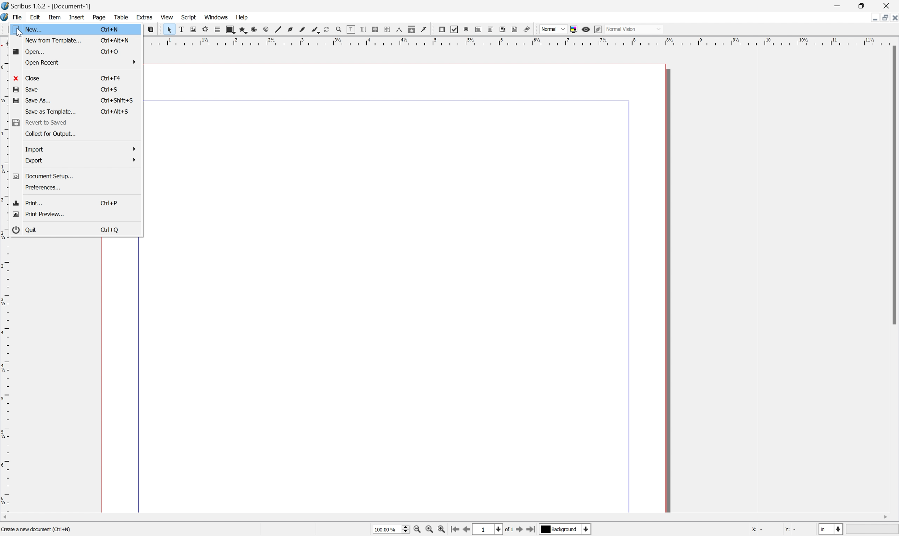 This screenshot has width=899, height=536. What do you see at coordinates (491, 29) in the screenshot?
I see `pdf combo box` at bounding box center [491, 29].